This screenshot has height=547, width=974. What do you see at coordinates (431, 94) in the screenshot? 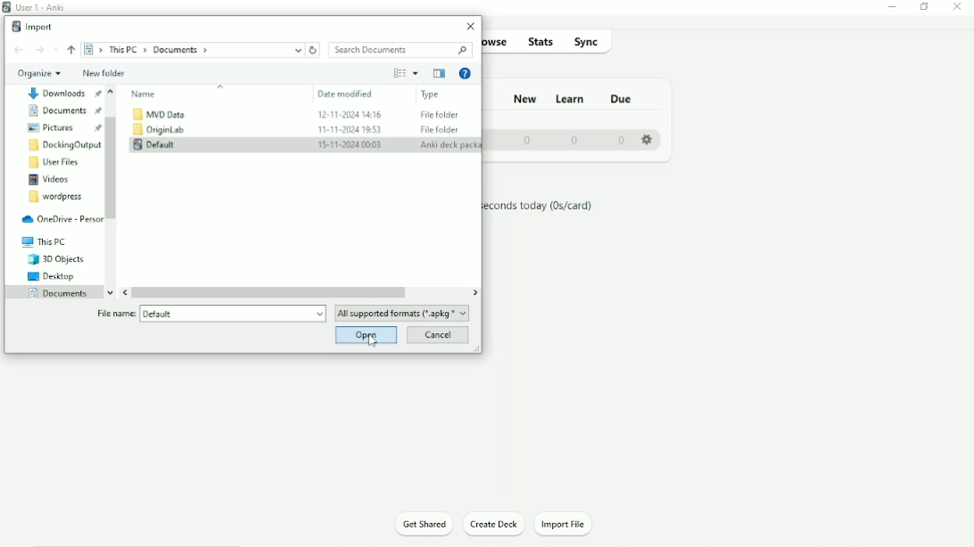
I see `Type` at bounding box center [431, 94].